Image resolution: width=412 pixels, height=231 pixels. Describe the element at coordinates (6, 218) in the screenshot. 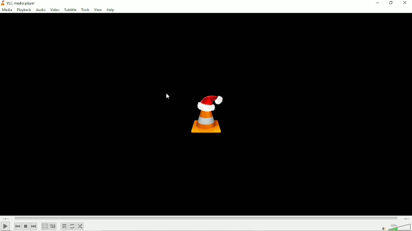

I see `Elapsed time` at that location.